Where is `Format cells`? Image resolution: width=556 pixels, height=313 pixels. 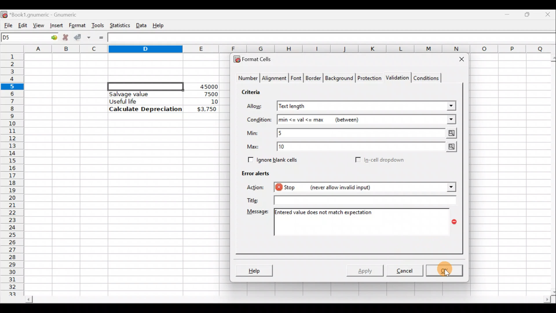
Format cells is located at coordinates (256, 58).